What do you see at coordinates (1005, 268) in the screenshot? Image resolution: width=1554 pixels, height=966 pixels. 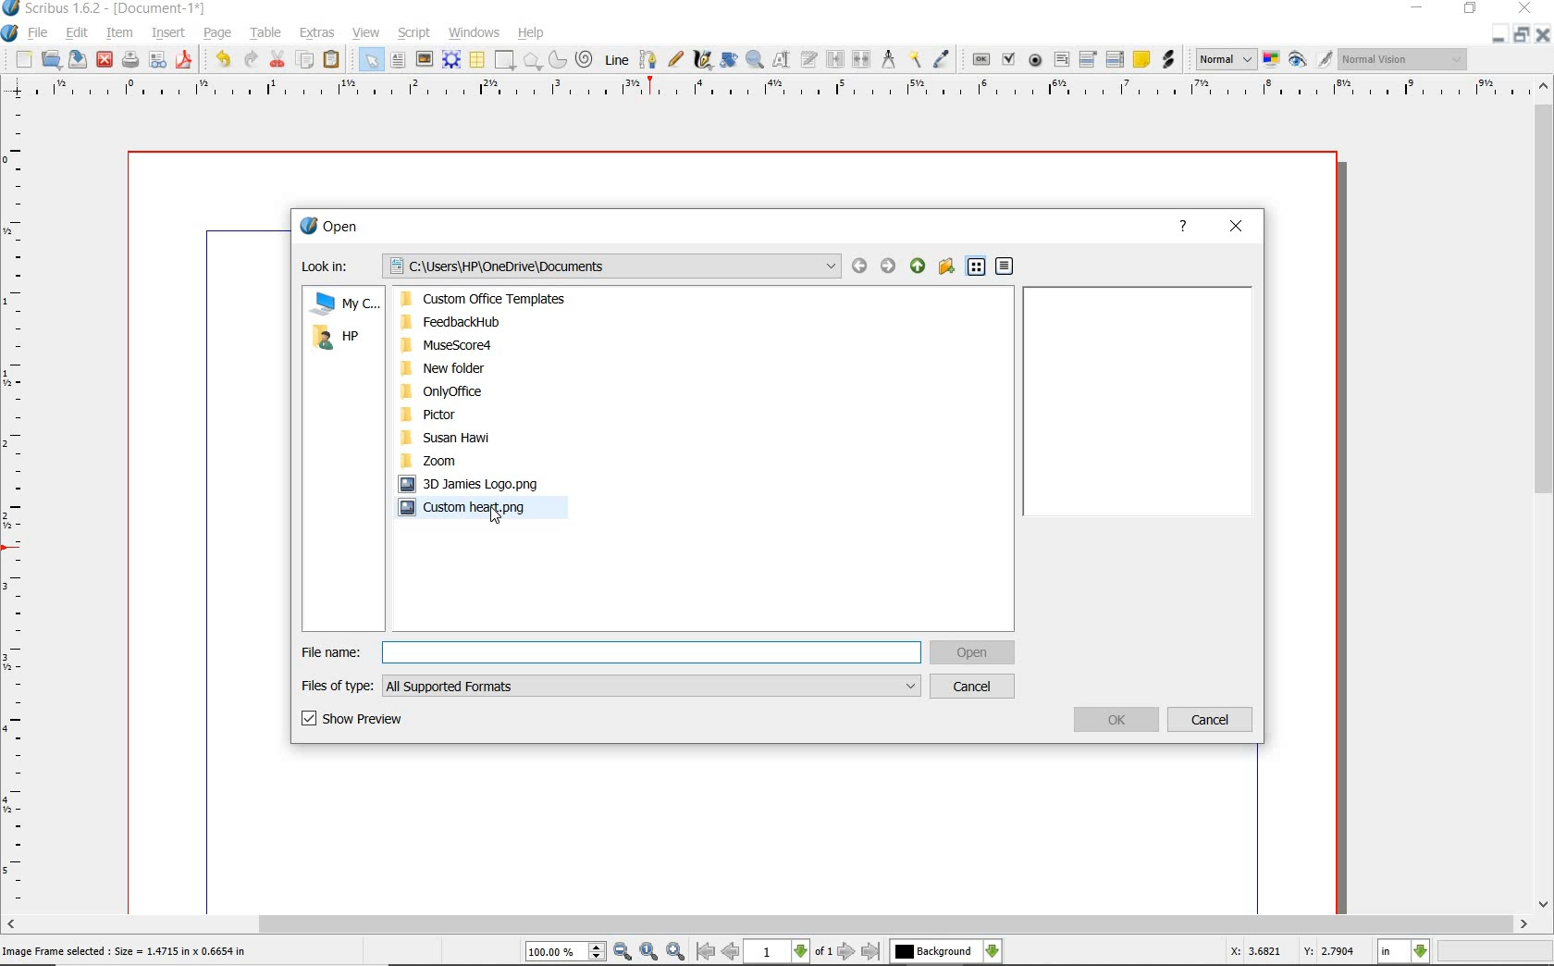 I see `detail view` at bounding box center [1005, 268].